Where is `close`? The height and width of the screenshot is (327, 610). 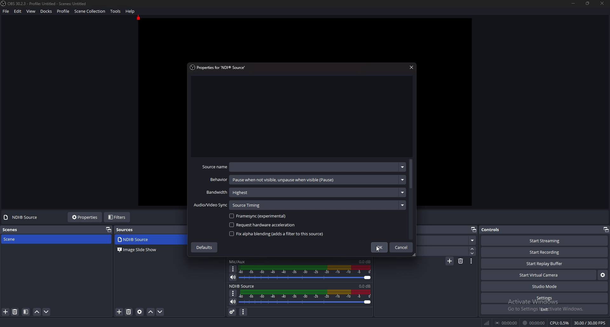 close is located at coordinates (602, 3).